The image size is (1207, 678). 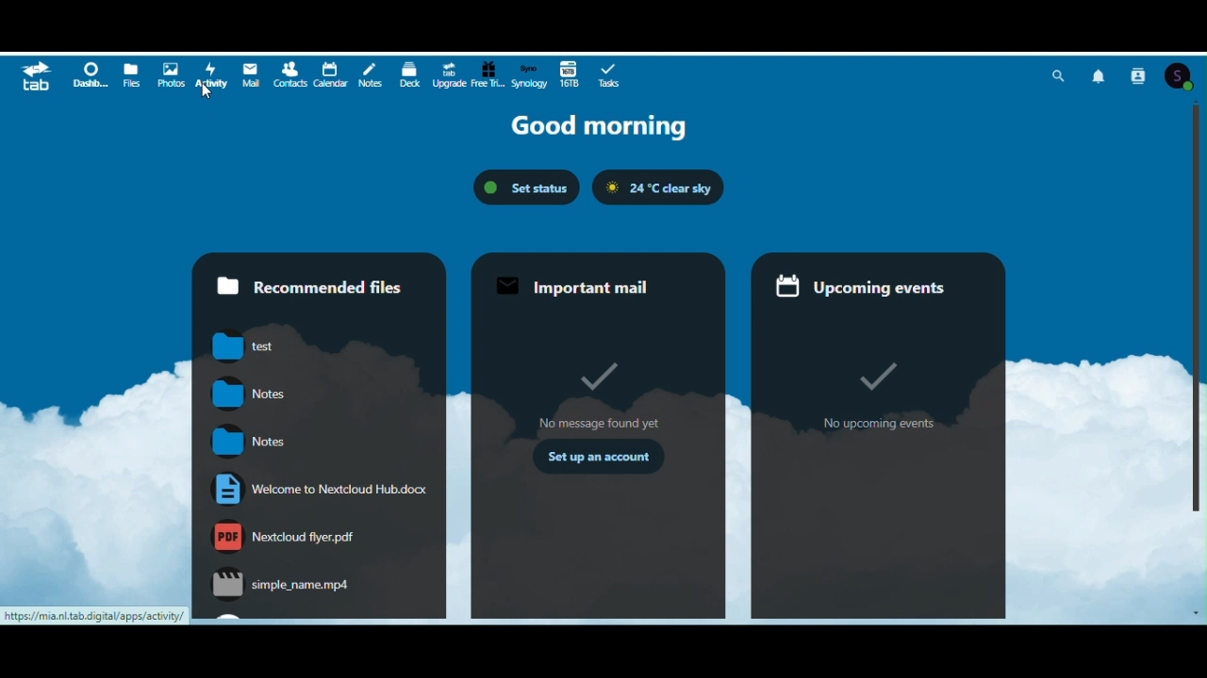 I want to click on Notifications, so click(x=1099, y=73).